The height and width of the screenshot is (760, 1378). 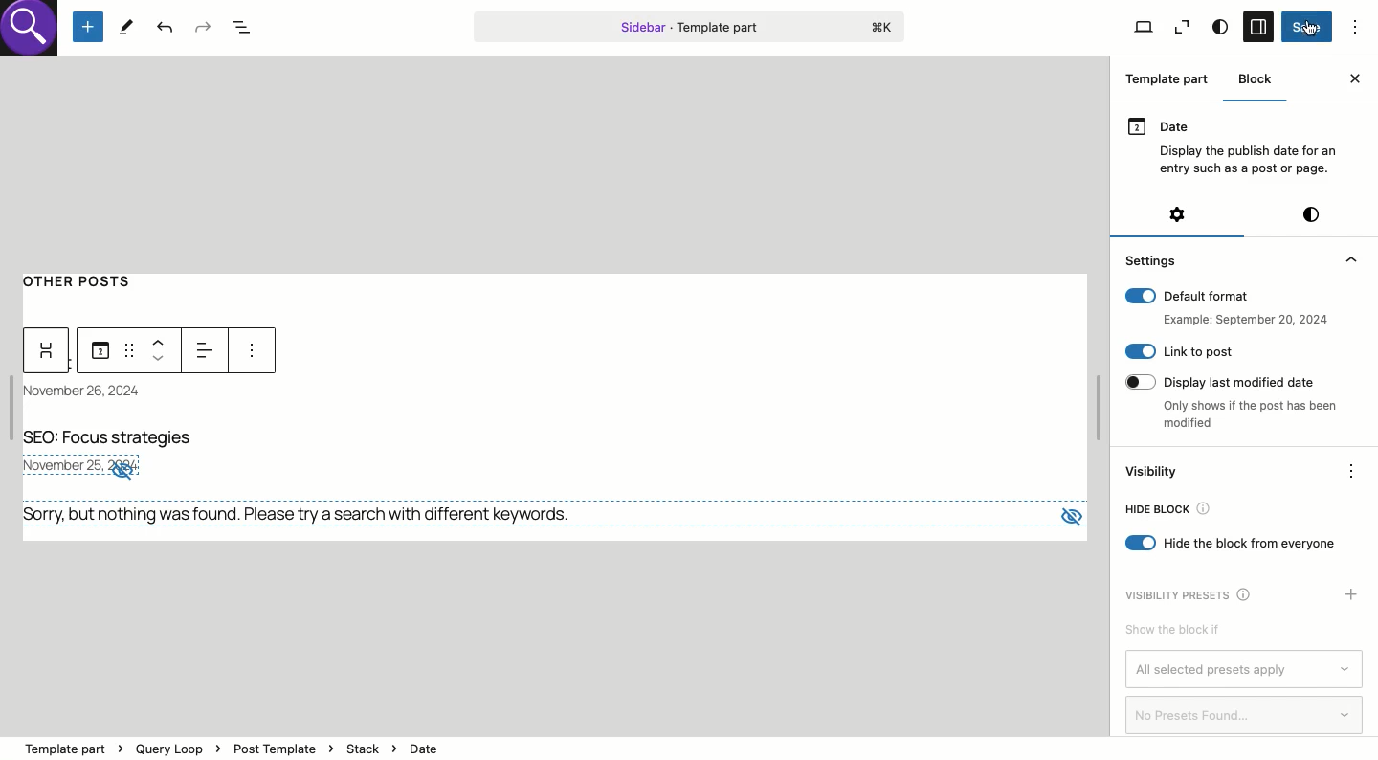 What do you see at coordinates (116, 439) in the screenshot?
I see `Title` at bounding box center [116, 439].